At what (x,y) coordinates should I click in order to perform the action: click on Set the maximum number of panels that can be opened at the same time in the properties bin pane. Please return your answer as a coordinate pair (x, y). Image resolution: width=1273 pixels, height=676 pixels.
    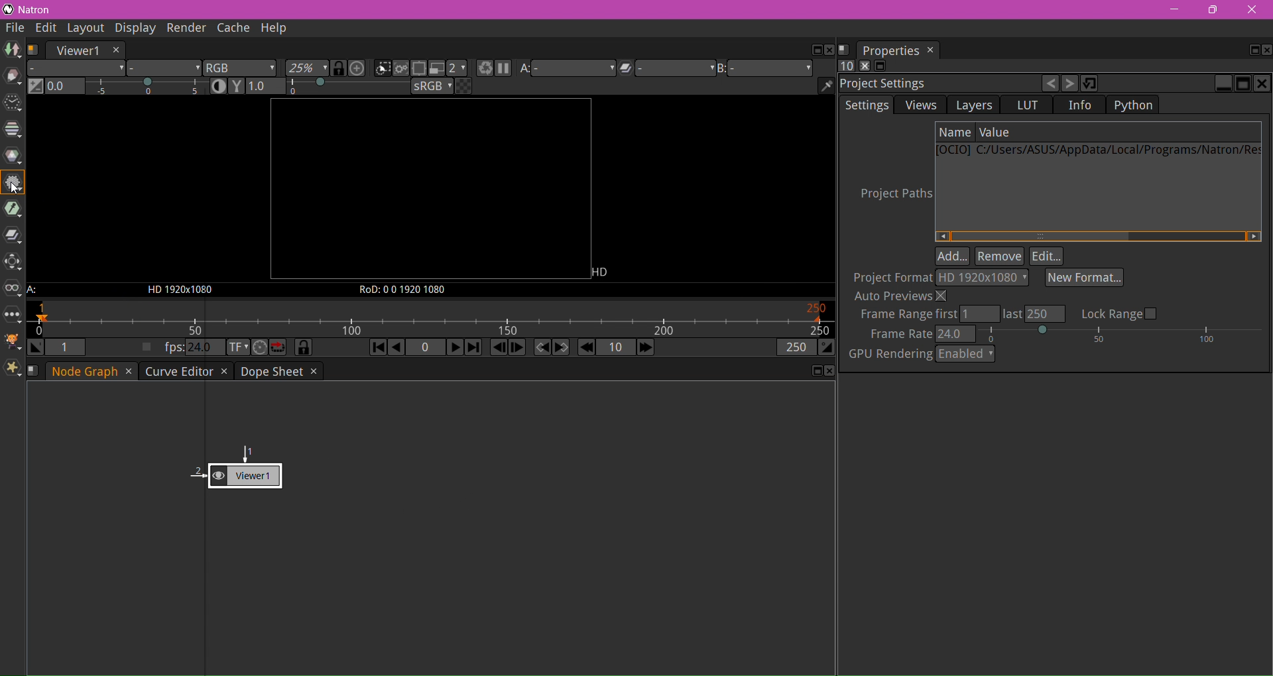
    Looking at the image, I should click on (846, 66).